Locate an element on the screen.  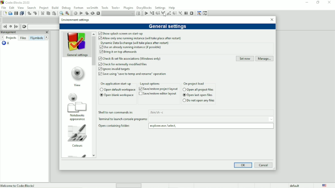
Run is located at coordinates (81, 13).